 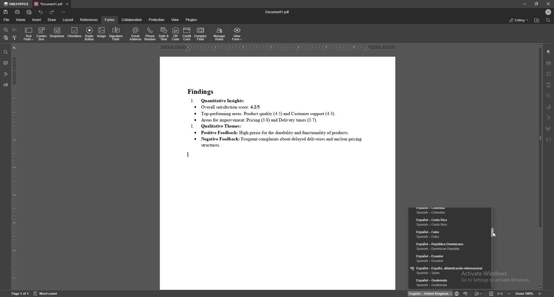 I want to click on feedback, so click(x=5, y=85).